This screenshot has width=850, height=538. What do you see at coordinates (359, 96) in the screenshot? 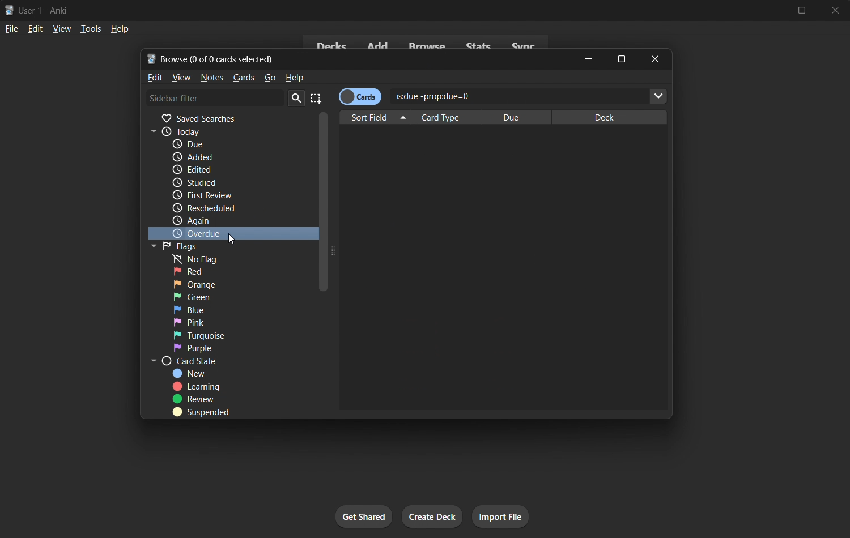
I see `cards/notes toggle` at bounding box center [359, 96].